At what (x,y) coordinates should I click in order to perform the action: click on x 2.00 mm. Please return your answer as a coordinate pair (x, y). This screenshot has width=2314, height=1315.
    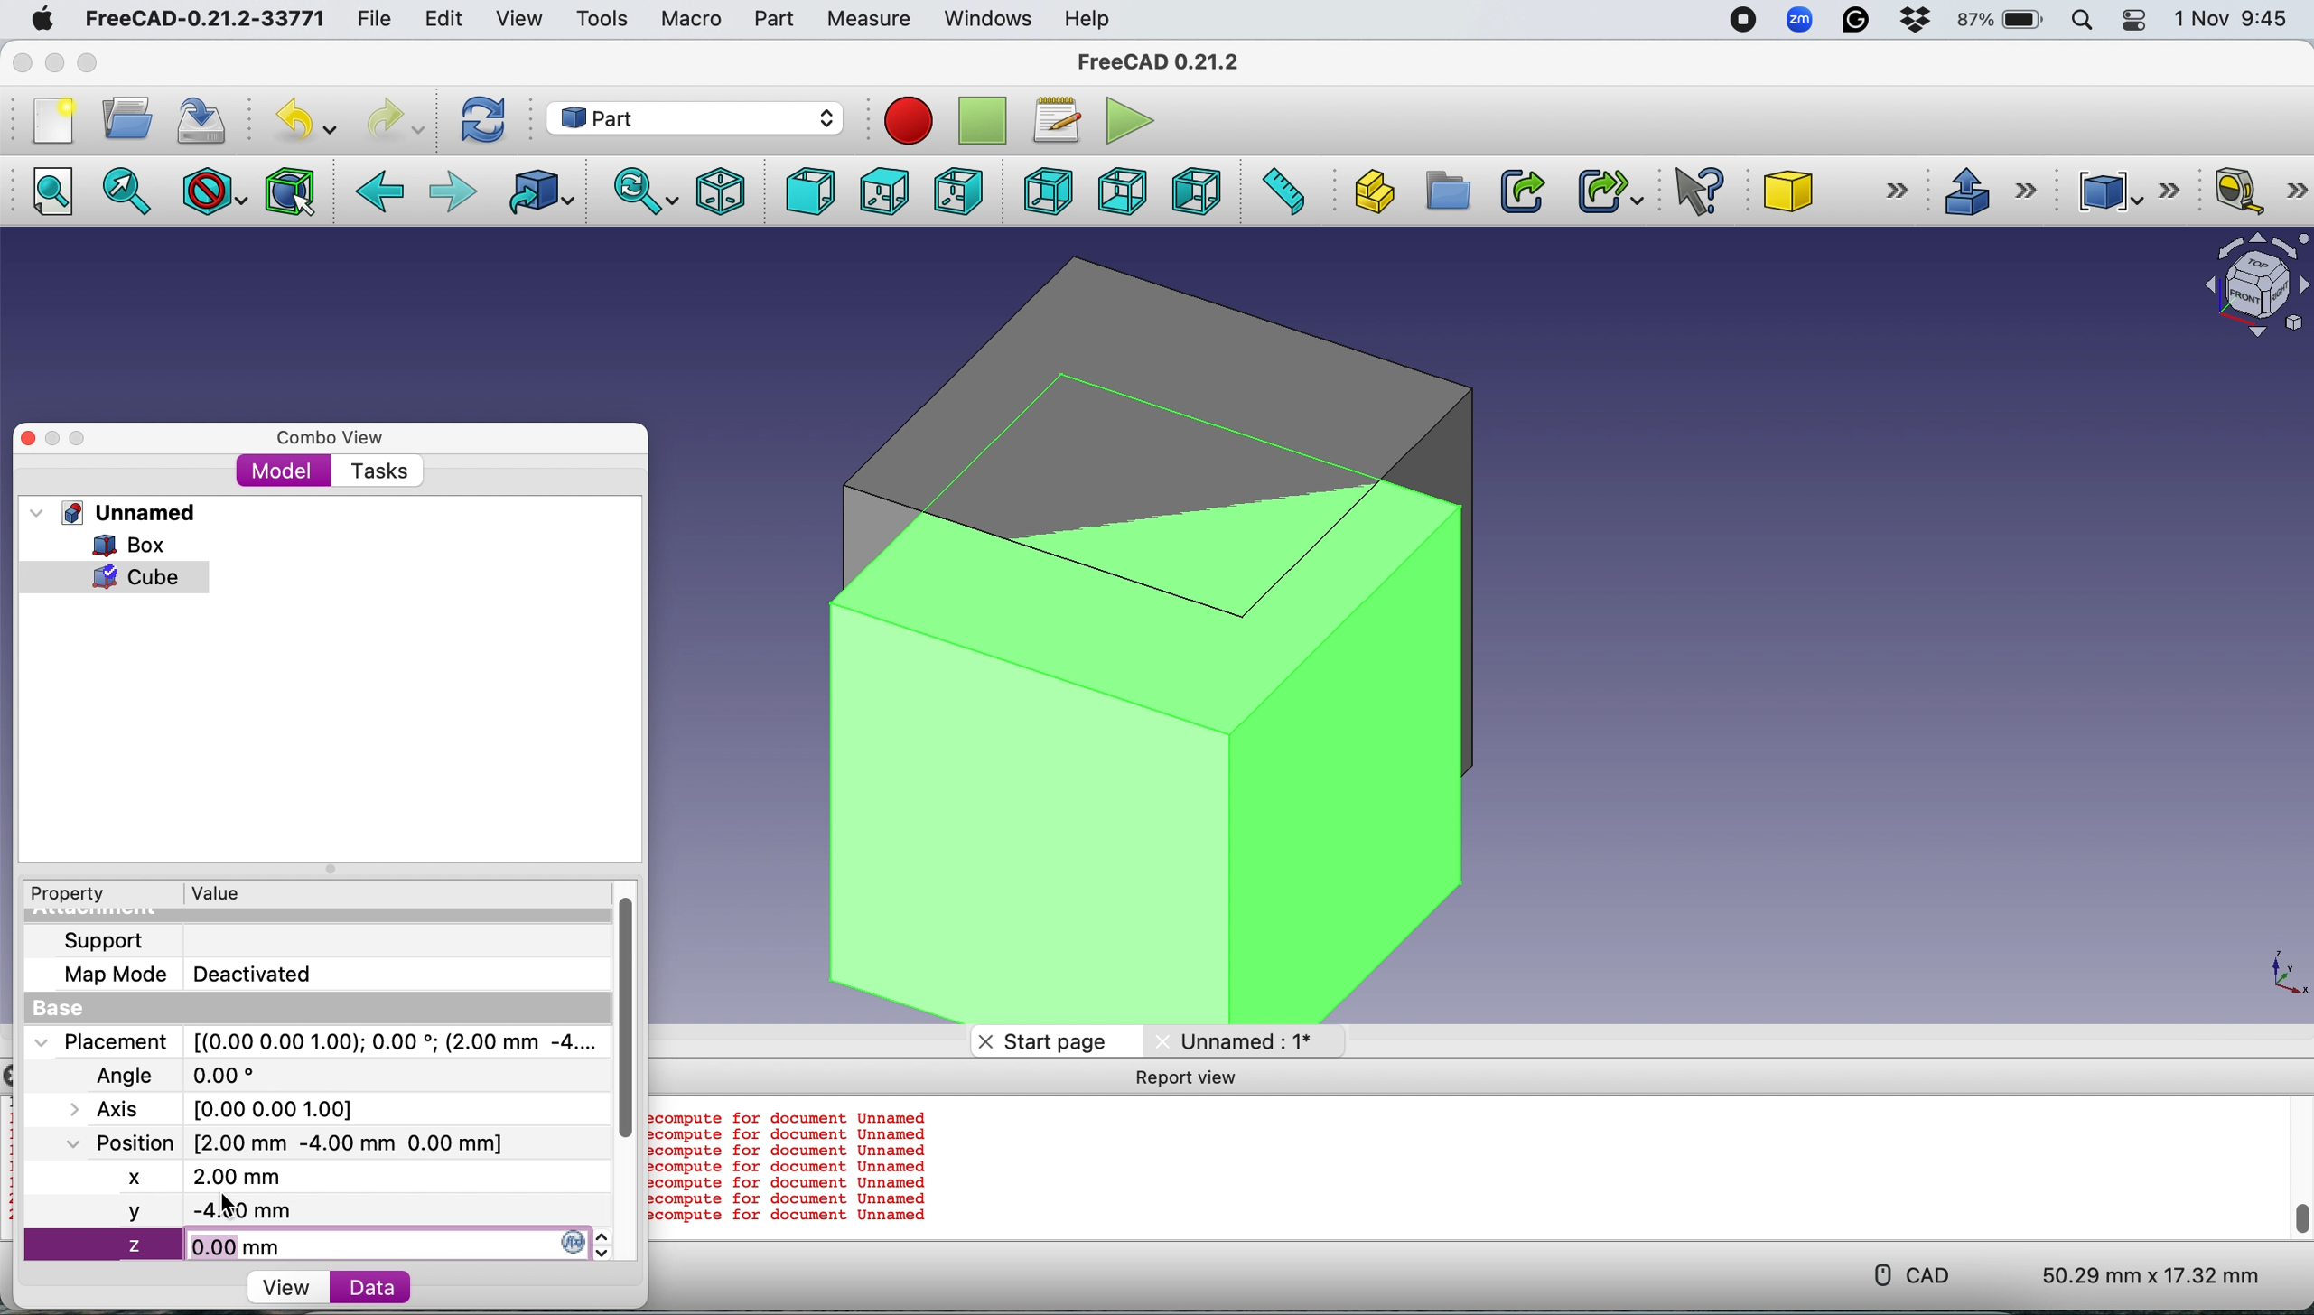
    Looking at the image, I should click on (304, 1174).